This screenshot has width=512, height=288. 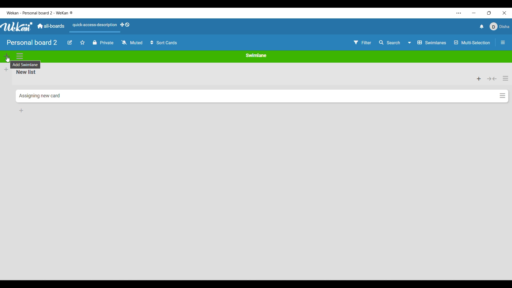 I want to click on Swimlane actions, so click(x=20, y=56).